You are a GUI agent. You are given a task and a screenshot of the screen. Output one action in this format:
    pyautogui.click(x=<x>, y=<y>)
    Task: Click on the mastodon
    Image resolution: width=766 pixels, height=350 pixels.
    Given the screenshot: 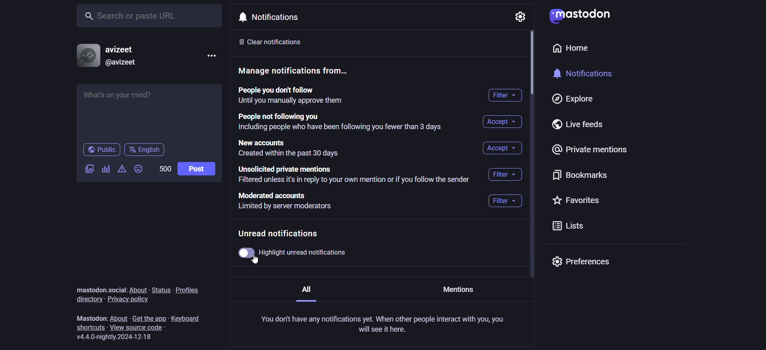 What is the action you would take?
    pyautogui.click(x=93, y=317)
    